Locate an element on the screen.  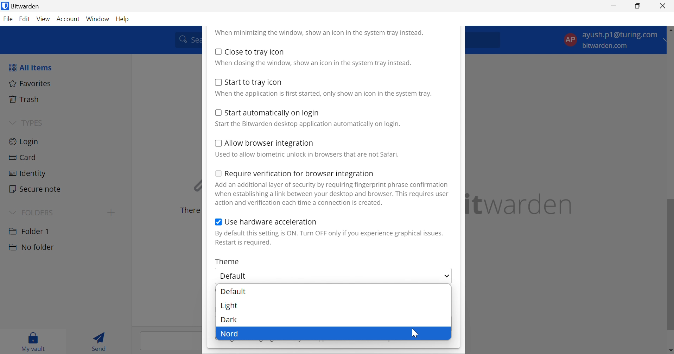
My vault is located at coordinates (33, 340).